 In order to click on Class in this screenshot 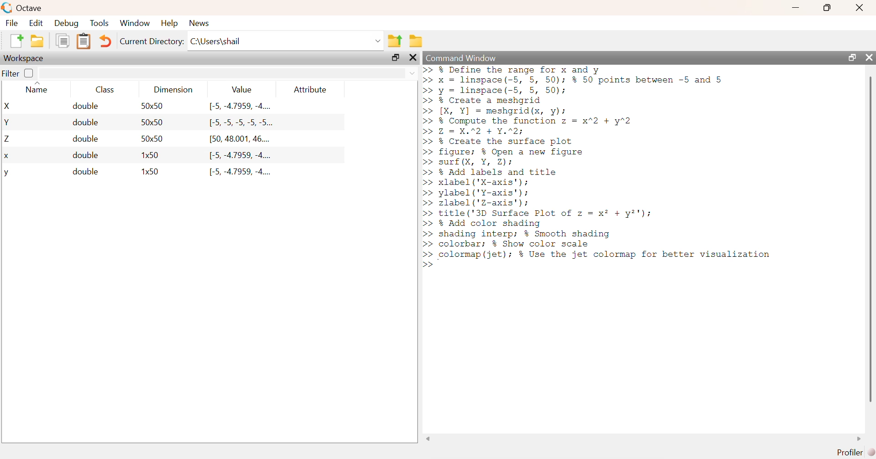, I will do `click(105, 89)`.